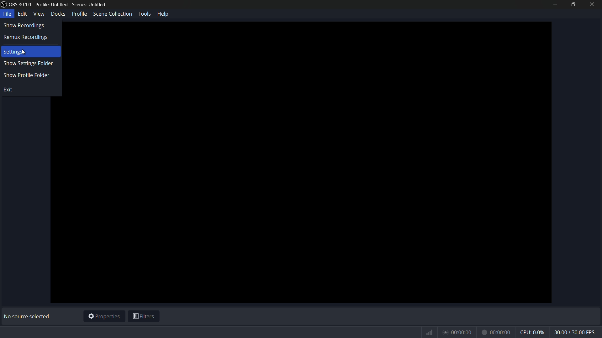 The height and width of the screenshot is (338, 602). I want to click on remux recording, so click(27, 38).